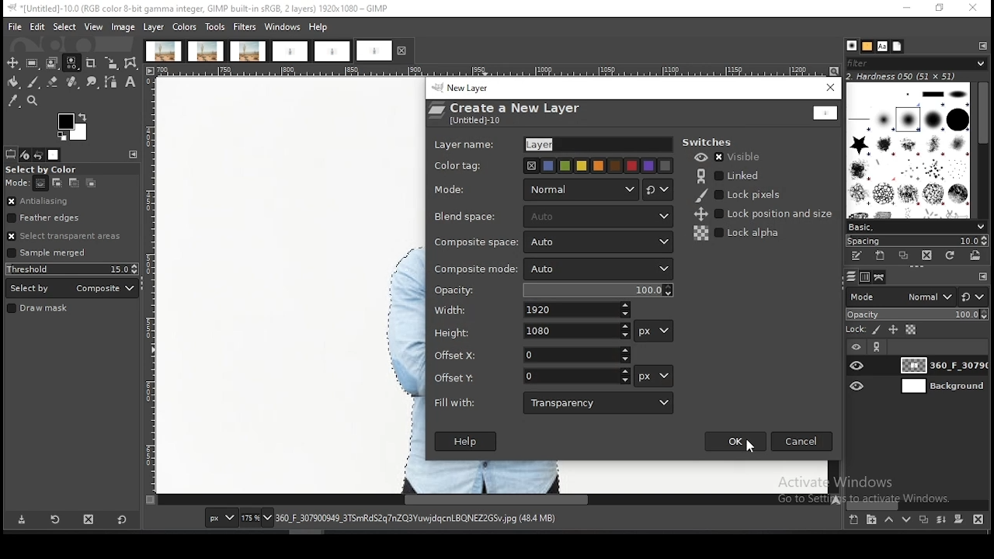 The height and width of the screenshot is (559, 994). What do you see at coordinates (911, 330) in the screenshot?
I see `lock alpha channel` at bounding box center [911, 330].